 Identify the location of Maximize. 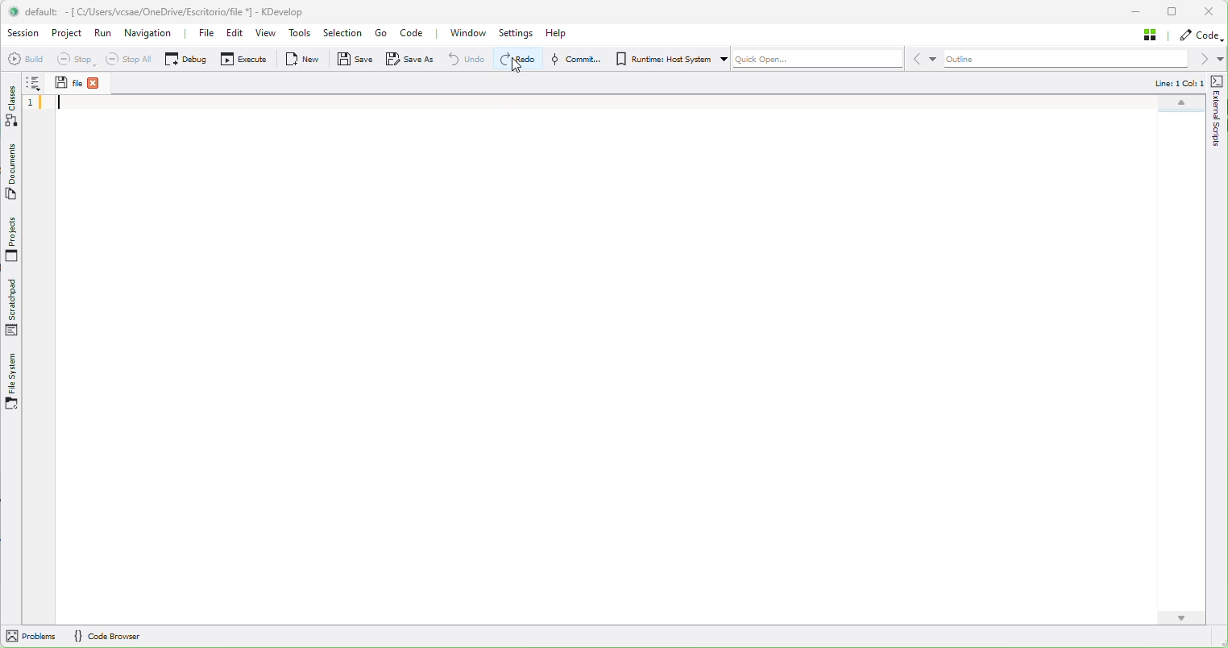
(1172, 12).